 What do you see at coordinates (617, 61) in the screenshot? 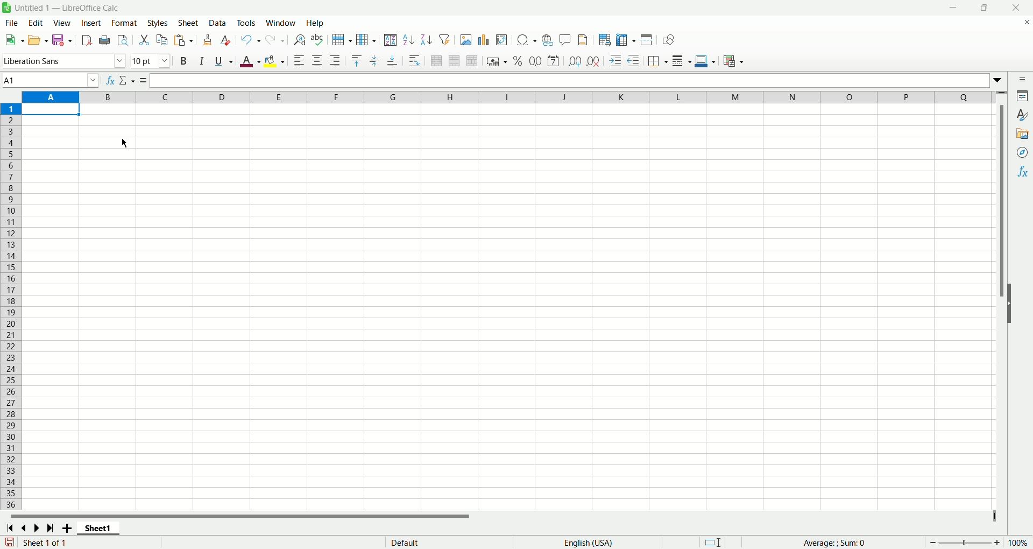
I see `increase indent` at bounding box center [617, 61].